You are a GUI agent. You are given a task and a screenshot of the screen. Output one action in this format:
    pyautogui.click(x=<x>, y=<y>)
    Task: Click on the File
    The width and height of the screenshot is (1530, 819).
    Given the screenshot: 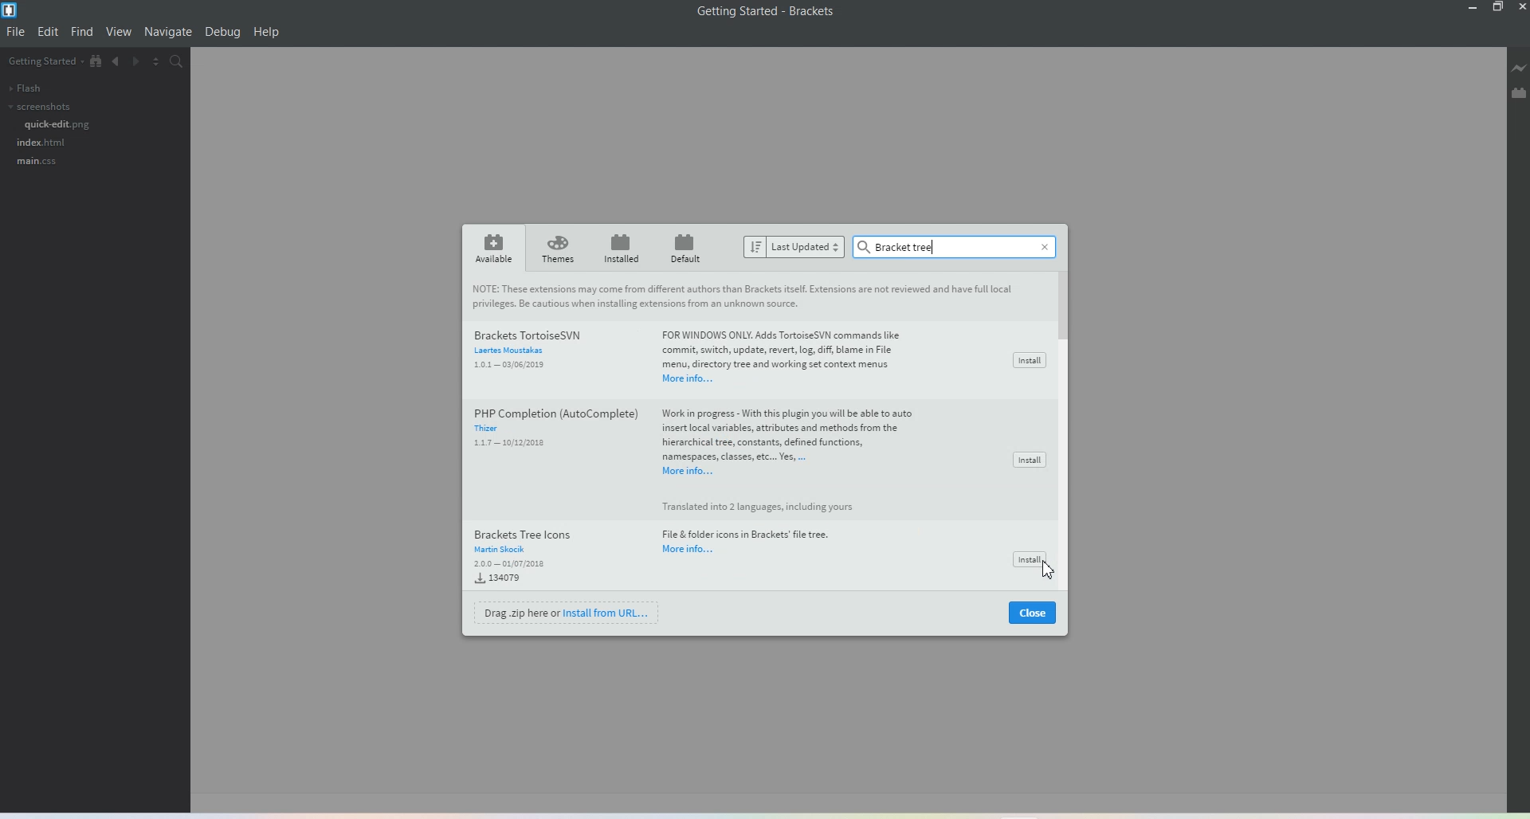 What is the action you would take?
    pyautogui.click(x=17, y=32)
    